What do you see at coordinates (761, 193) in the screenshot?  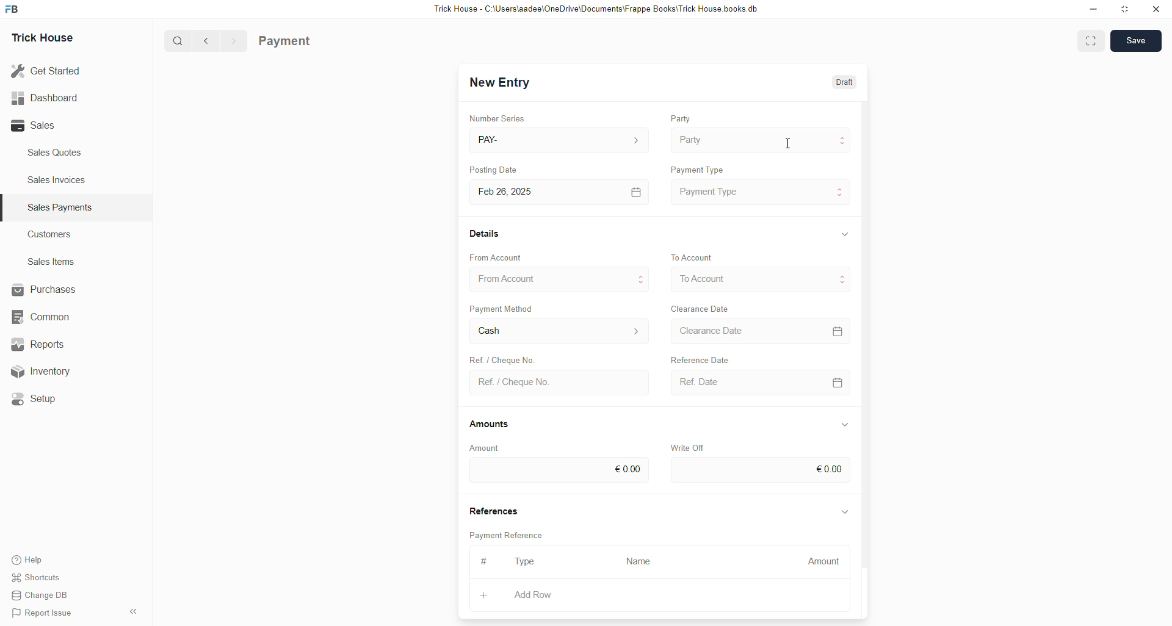 I see `Payment Type` at bounding box center [761, 193].